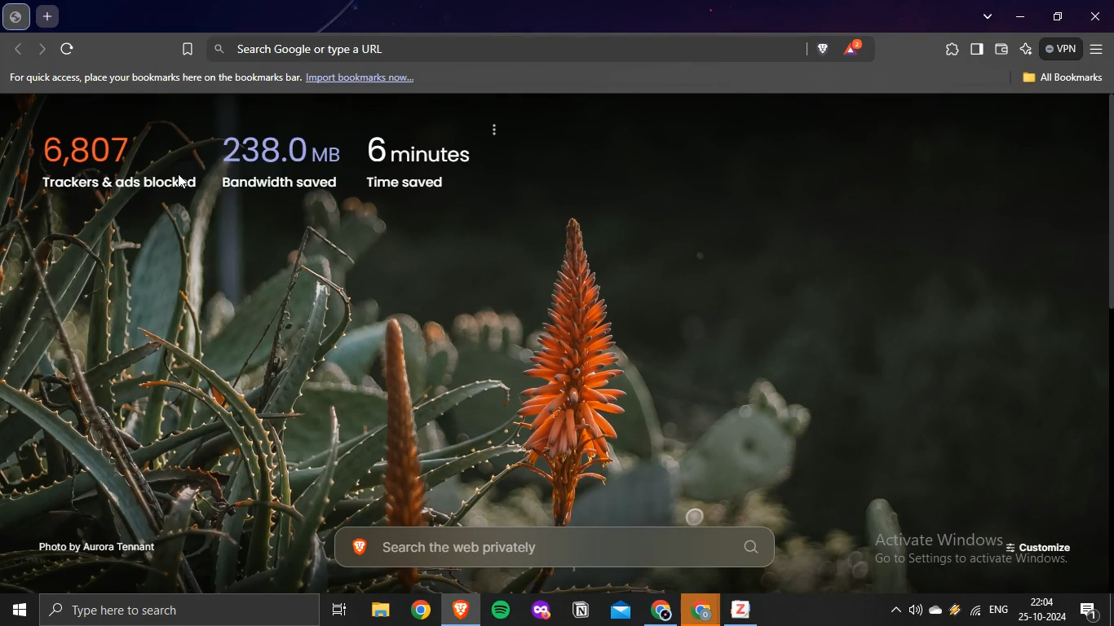 The width and height of the screenshot is (1114, 626). I want to click on brave, so click(460, 610).